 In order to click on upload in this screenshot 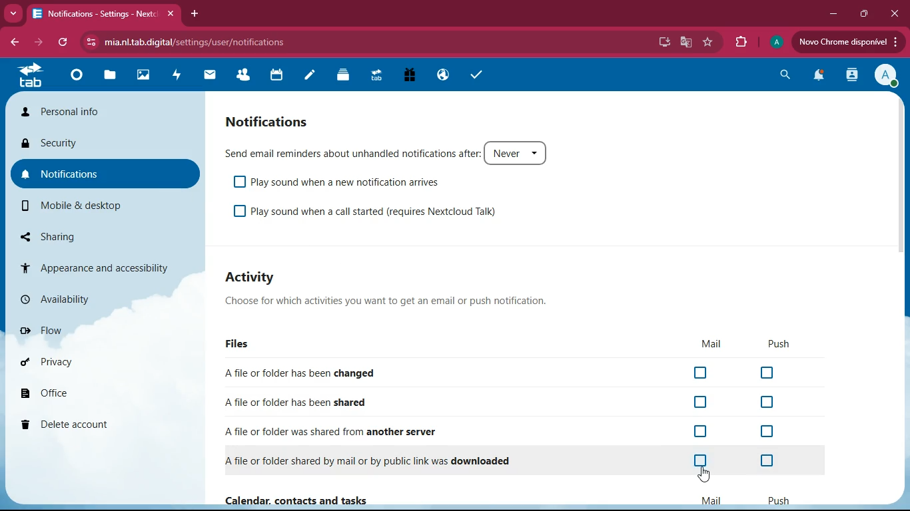, I will do `click(849, 43)`.